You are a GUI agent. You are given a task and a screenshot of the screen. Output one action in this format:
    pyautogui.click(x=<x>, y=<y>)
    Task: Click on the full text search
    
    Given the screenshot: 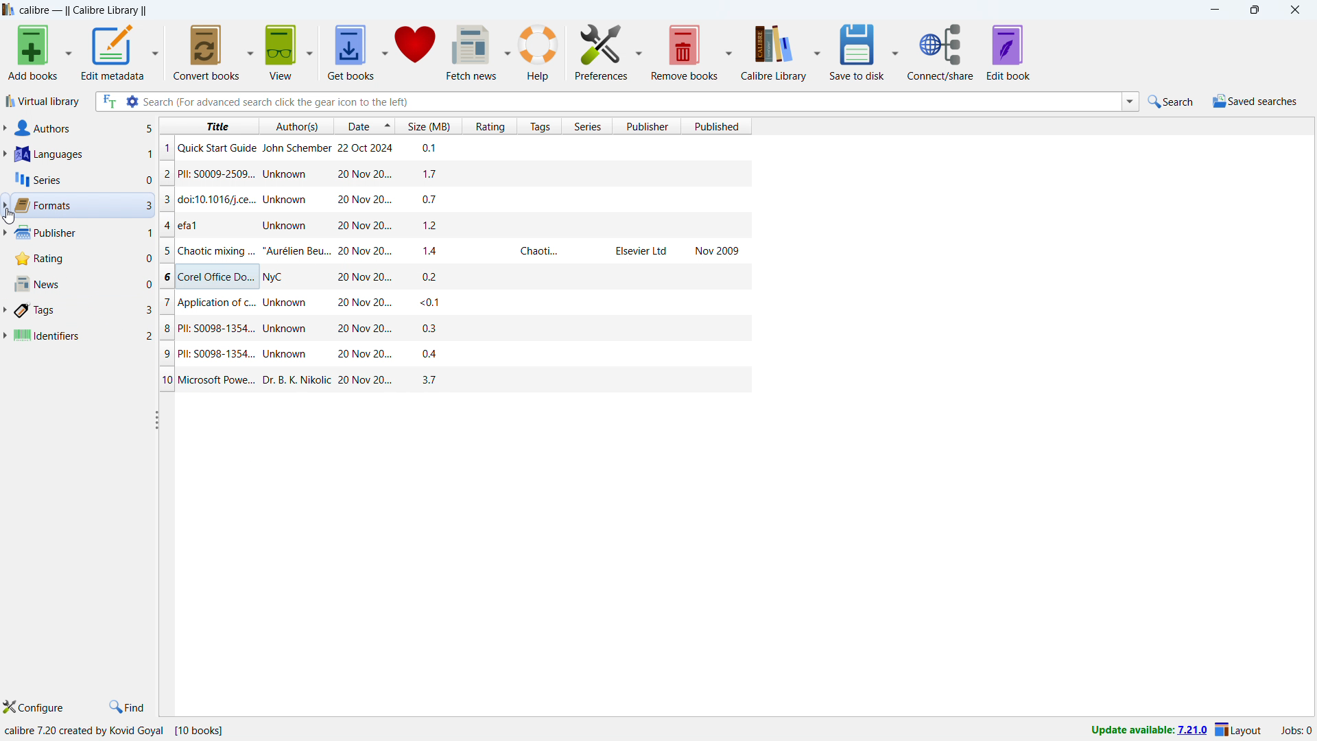 What is the action you would take?
    pyautogui.click(x=108, y=101)
    